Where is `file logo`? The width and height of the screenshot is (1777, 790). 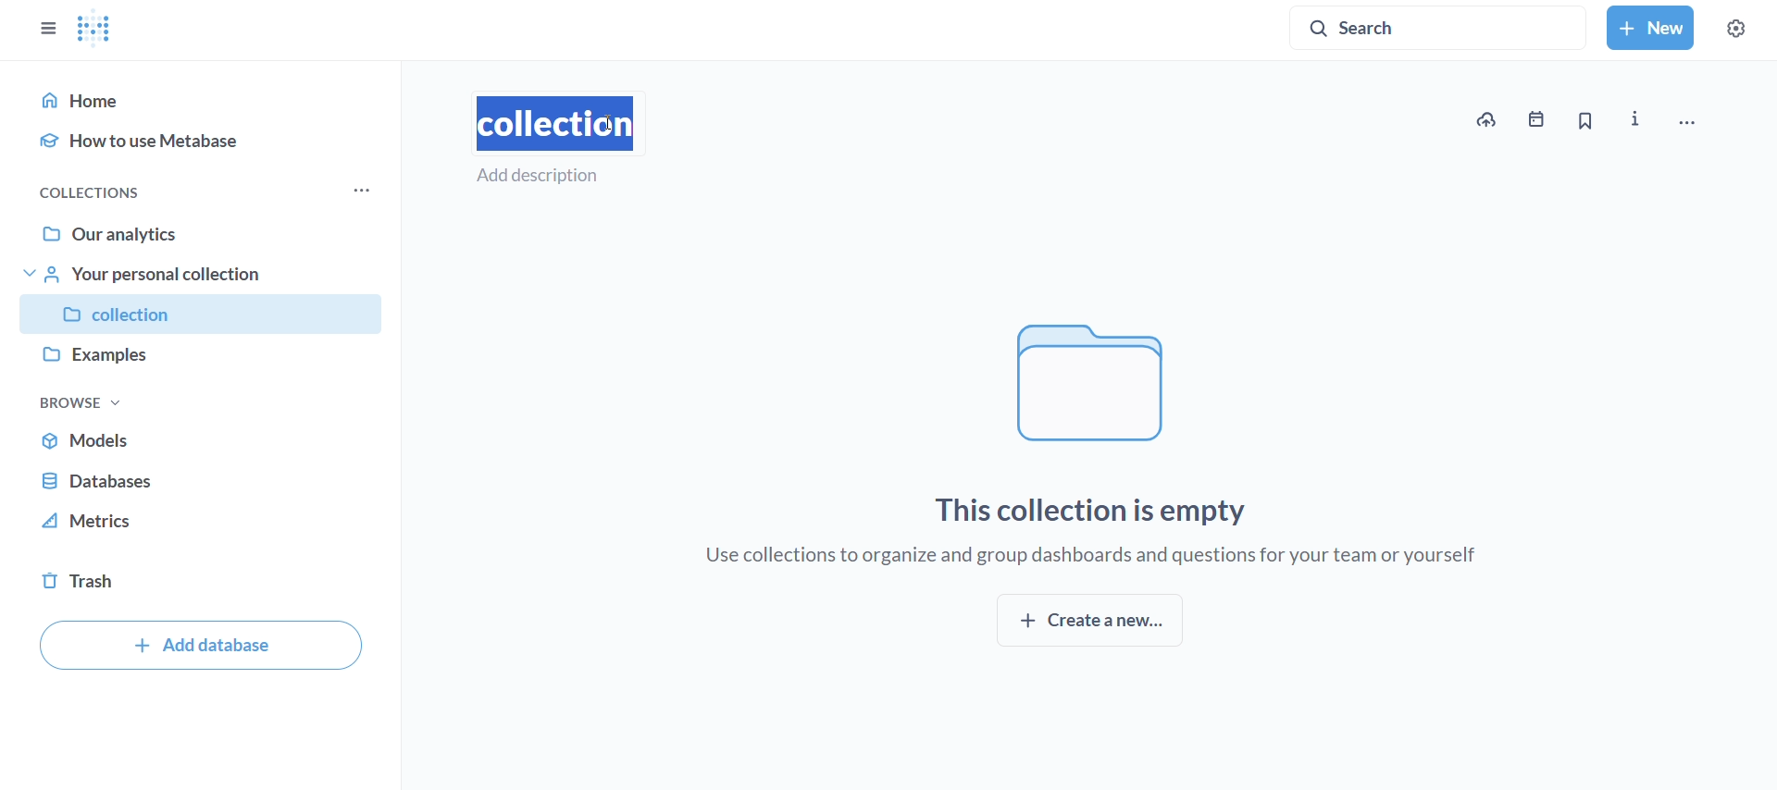
file logo is located at coordinates (1097, 383).